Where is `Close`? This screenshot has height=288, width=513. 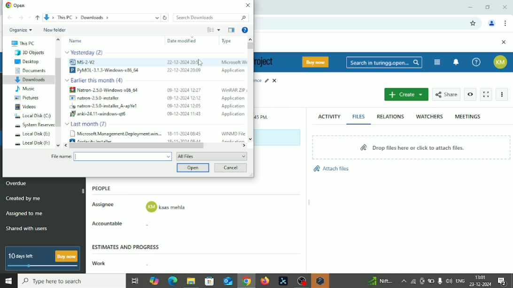
Close is located at coordinates (504, 43).